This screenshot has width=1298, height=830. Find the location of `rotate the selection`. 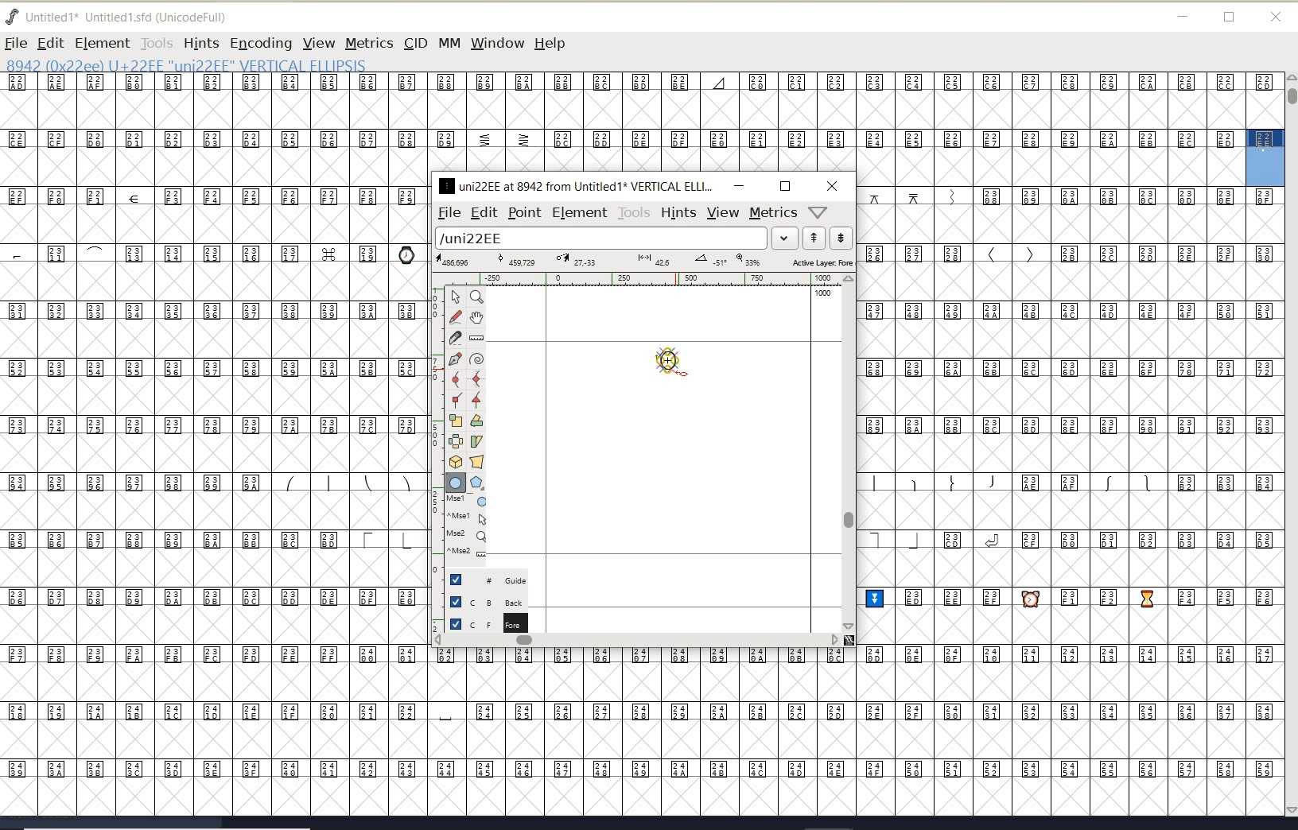

rotate the selection is located at coordinates (477, 421).